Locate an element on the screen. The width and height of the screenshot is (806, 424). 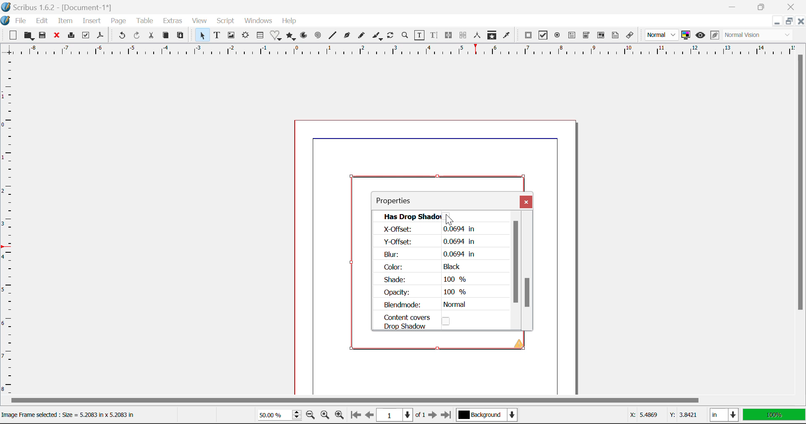
Text Annotation is located at coordinates (615, 36).